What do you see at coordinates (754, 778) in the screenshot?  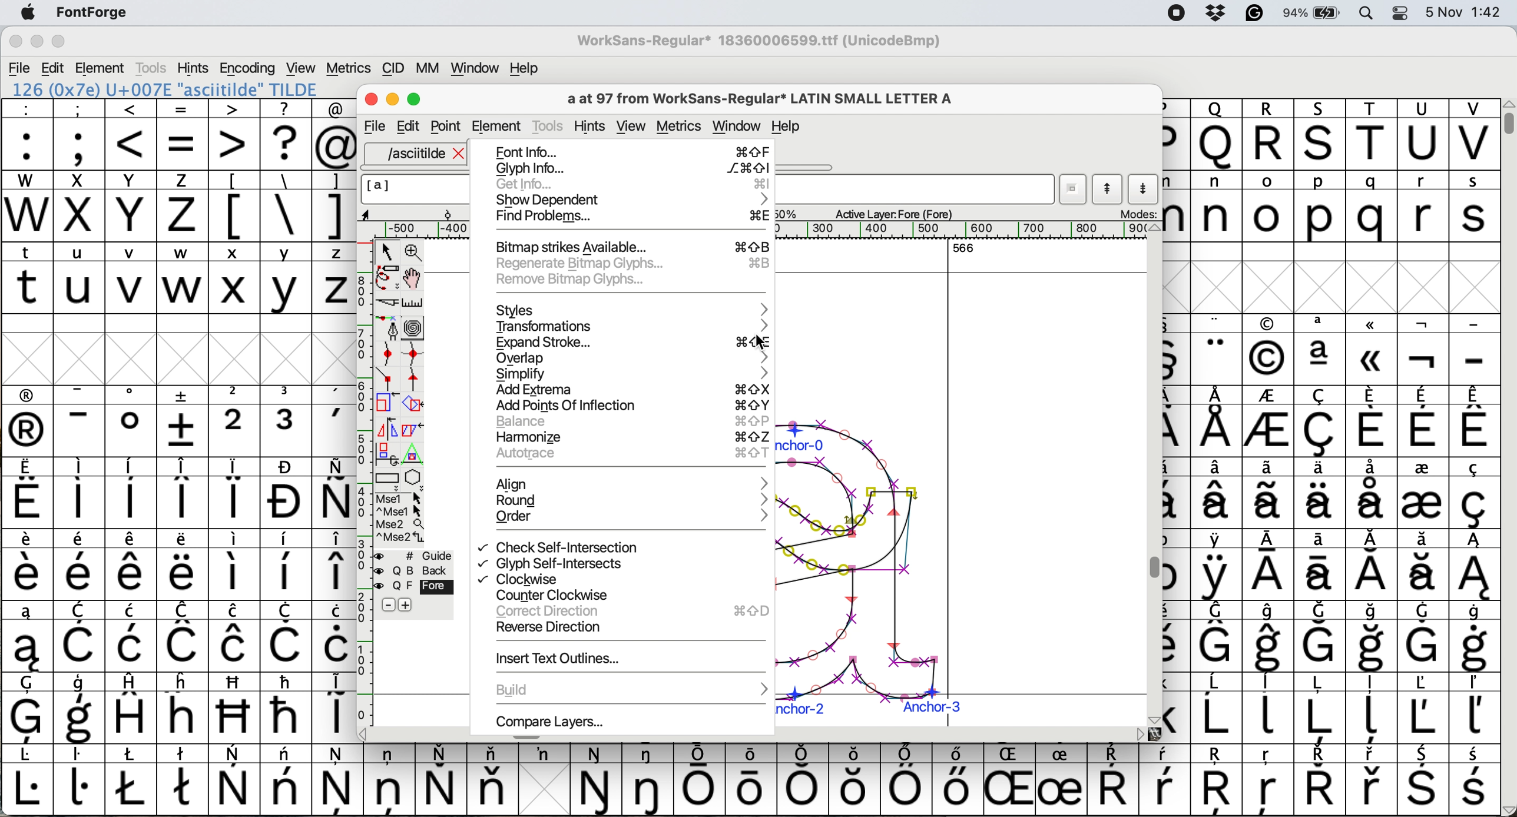 I see `symbol` at bounding box center [754, 778].